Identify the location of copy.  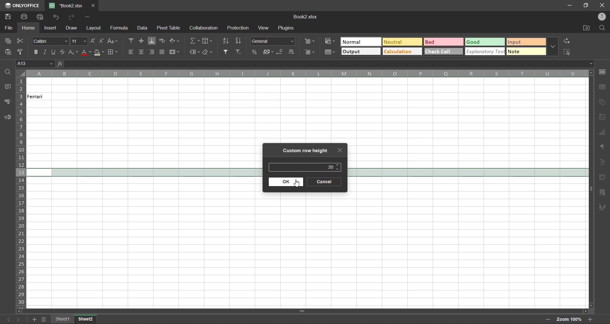
(10, 42).